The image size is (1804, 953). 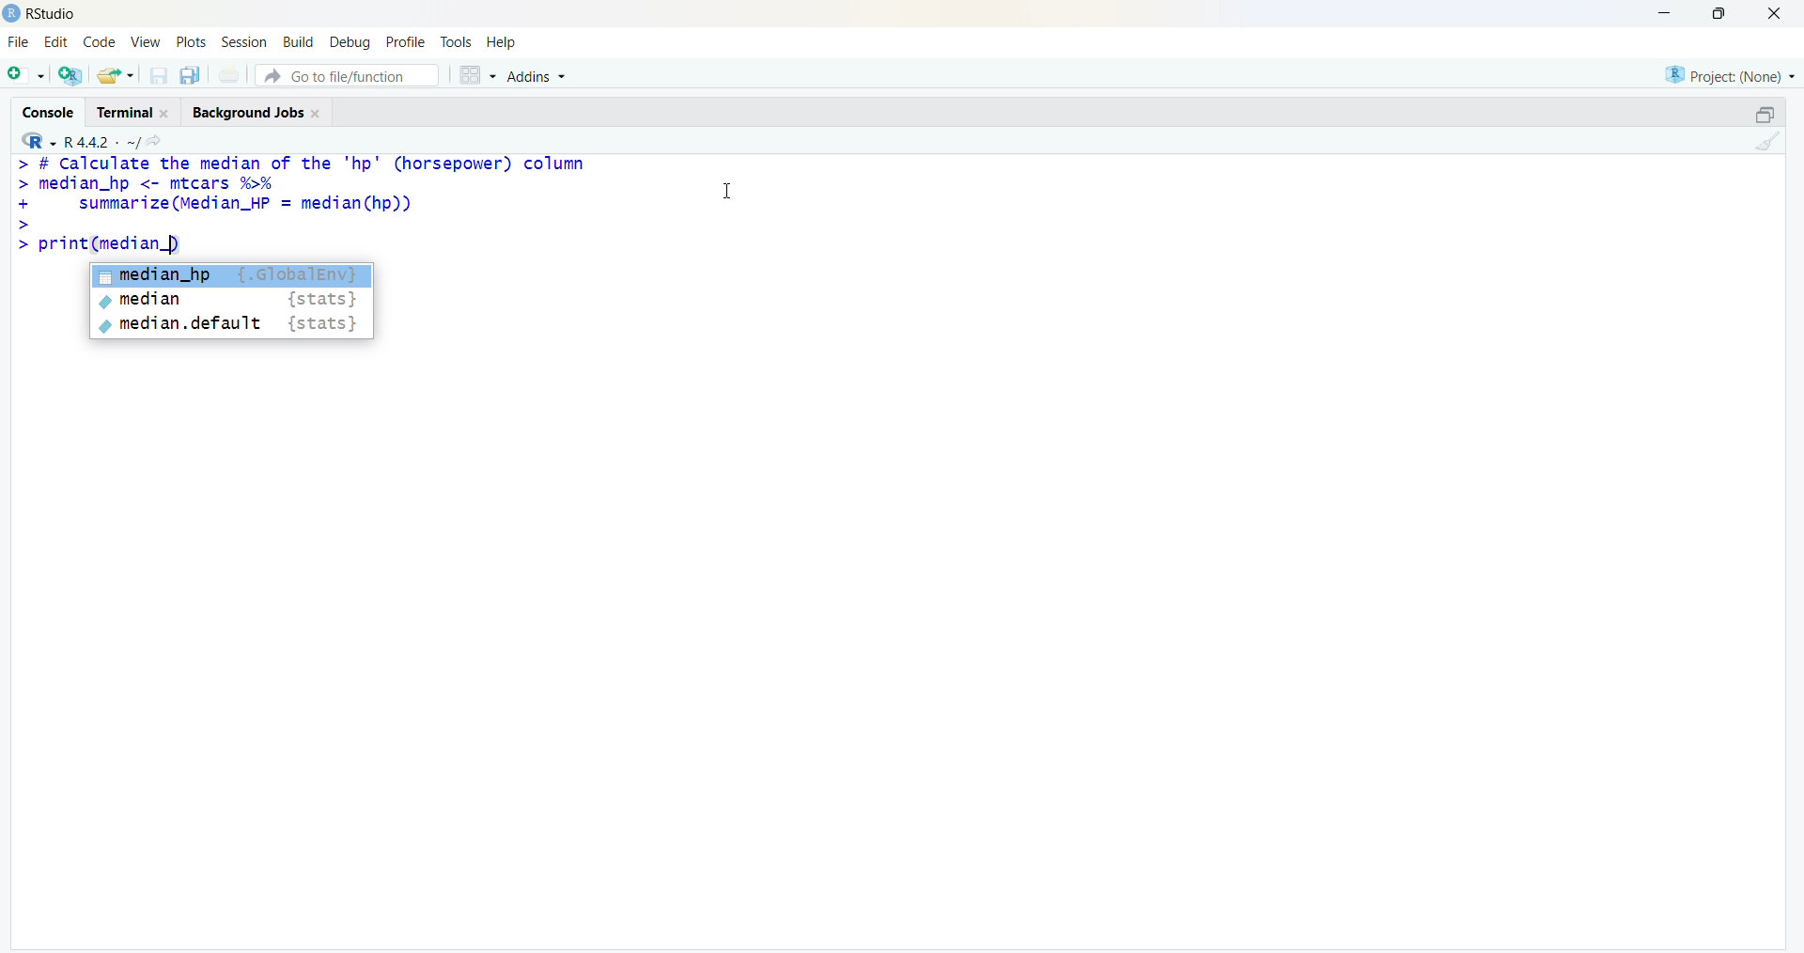 I want to click on Project: (None), so click(x=1730, y=75).